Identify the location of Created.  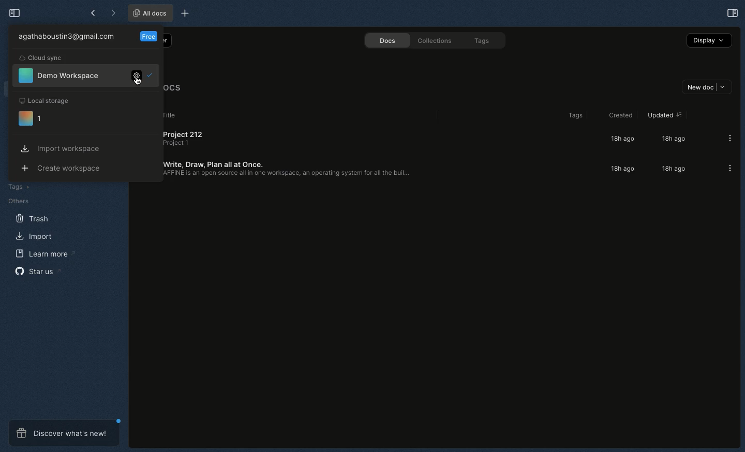
(618, 115).